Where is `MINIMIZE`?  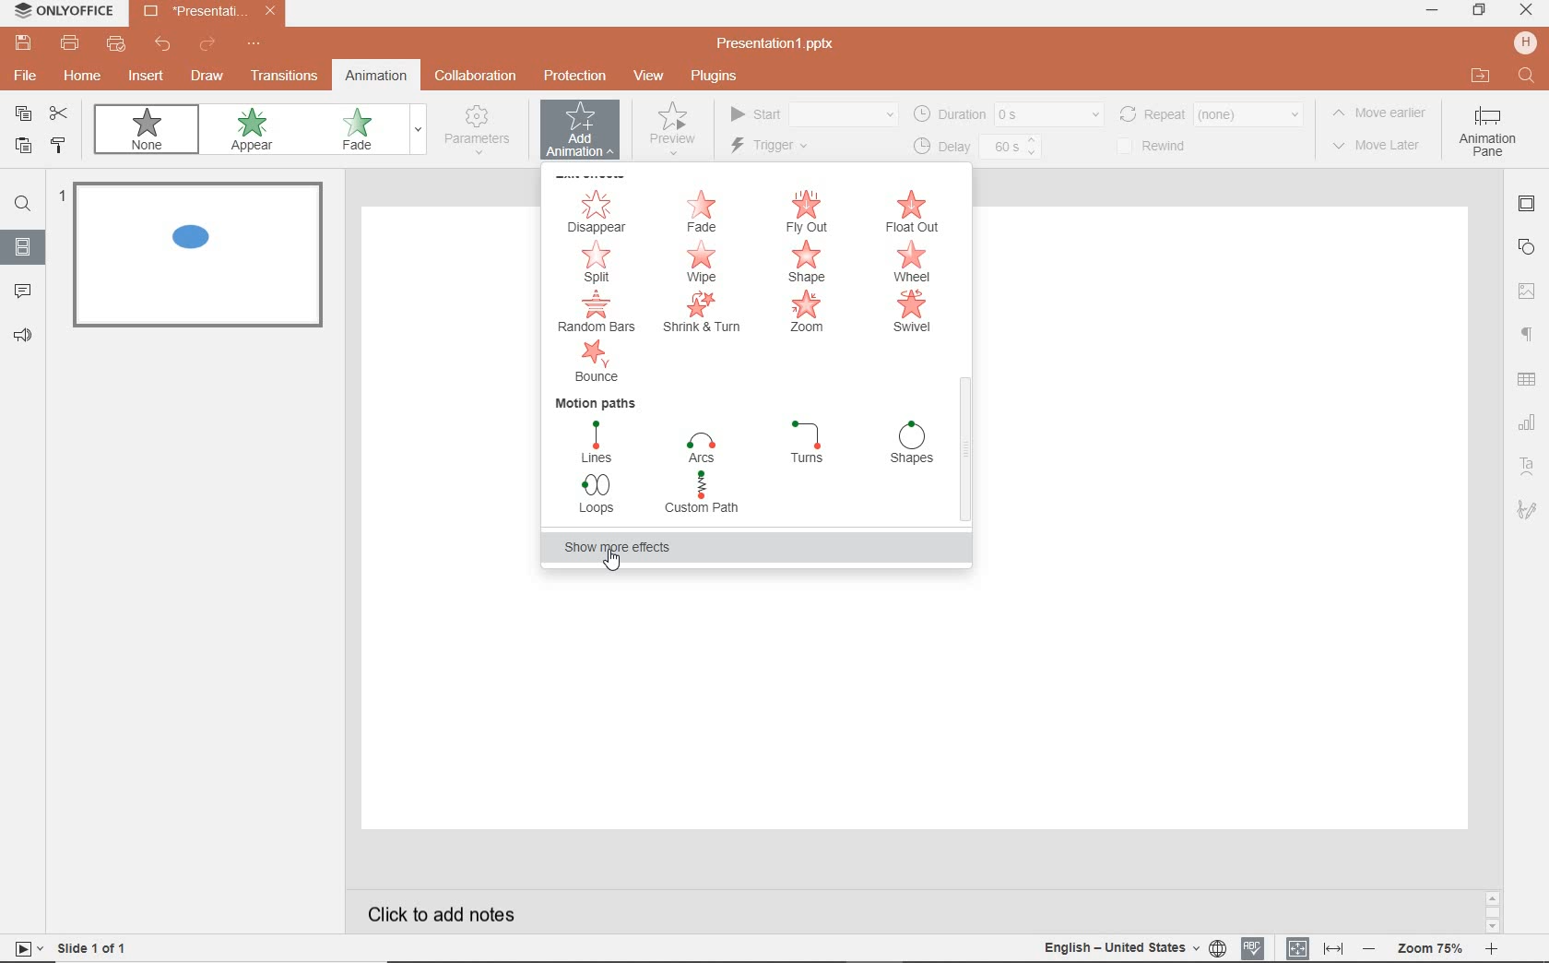
MINIMIZE is located at coordinates (1431, 10).